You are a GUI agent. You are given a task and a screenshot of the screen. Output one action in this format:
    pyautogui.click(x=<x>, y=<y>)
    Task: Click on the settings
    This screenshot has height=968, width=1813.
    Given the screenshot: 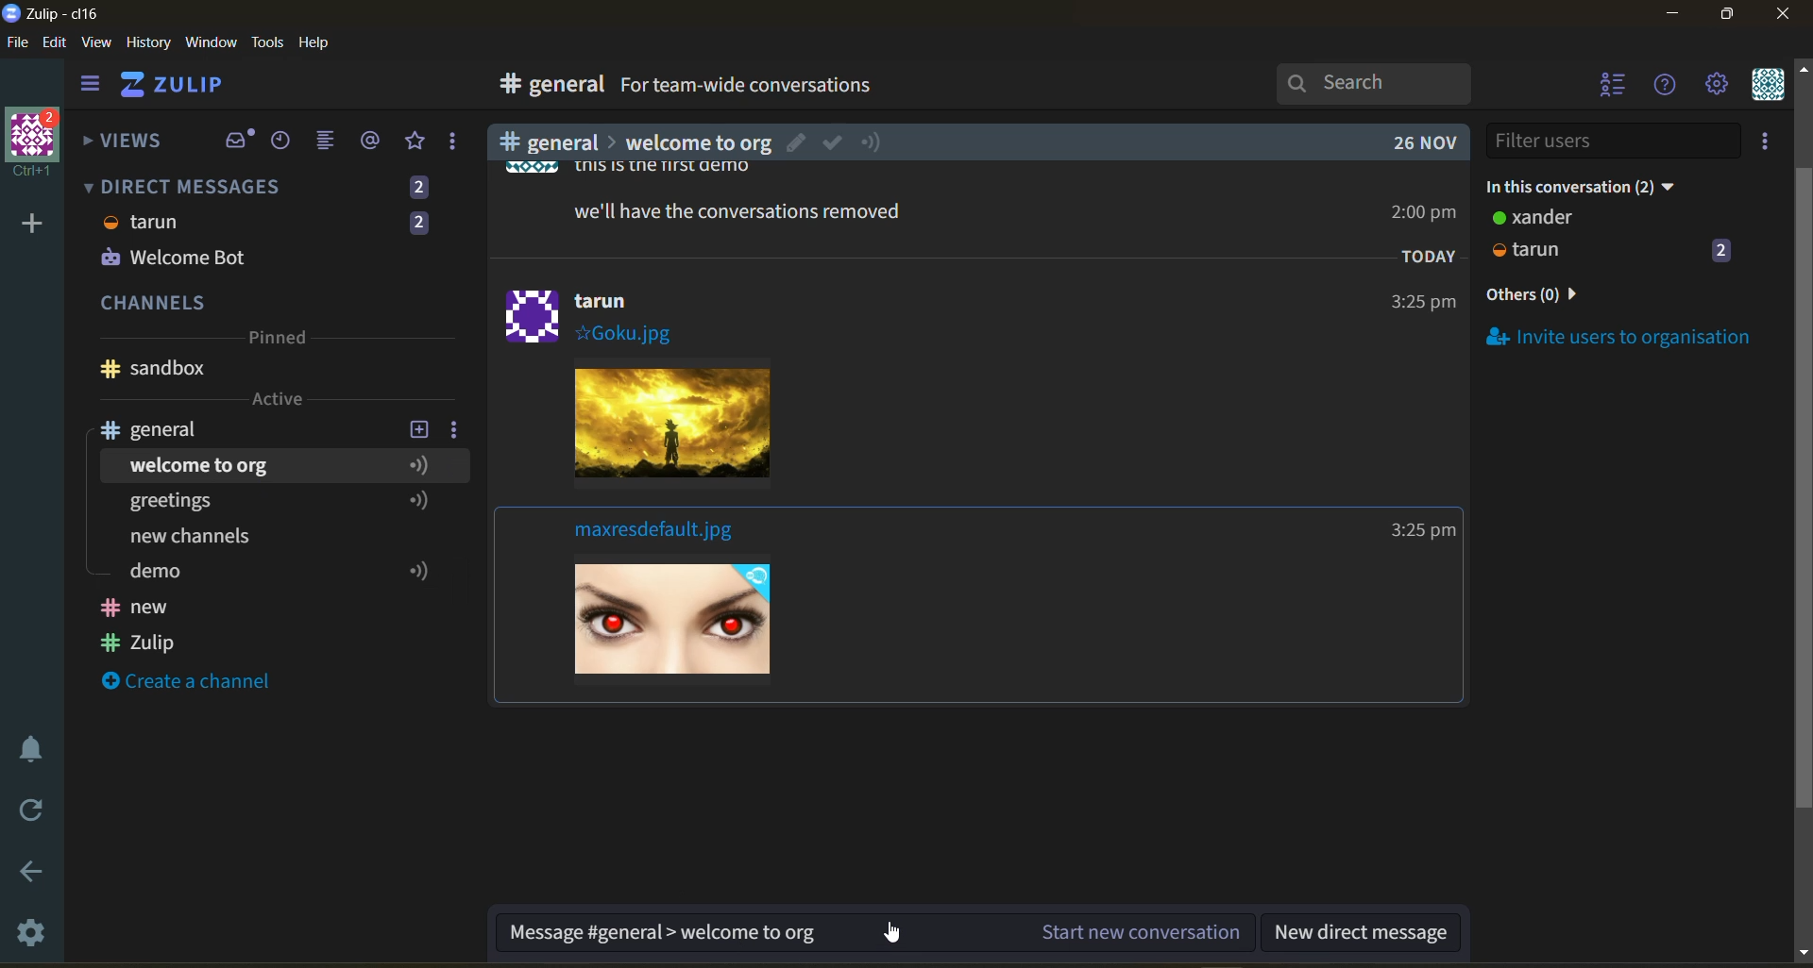 What is the action you would take?
    pyautogui.click(x=33, y=936)
    